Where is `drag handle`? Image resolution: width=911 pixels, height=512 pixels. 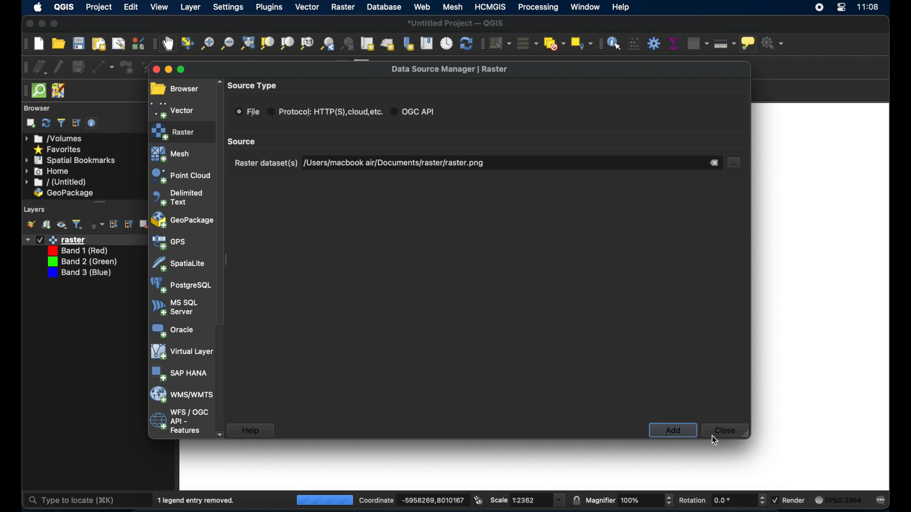 drag handle is located at coordinates (22, 91).